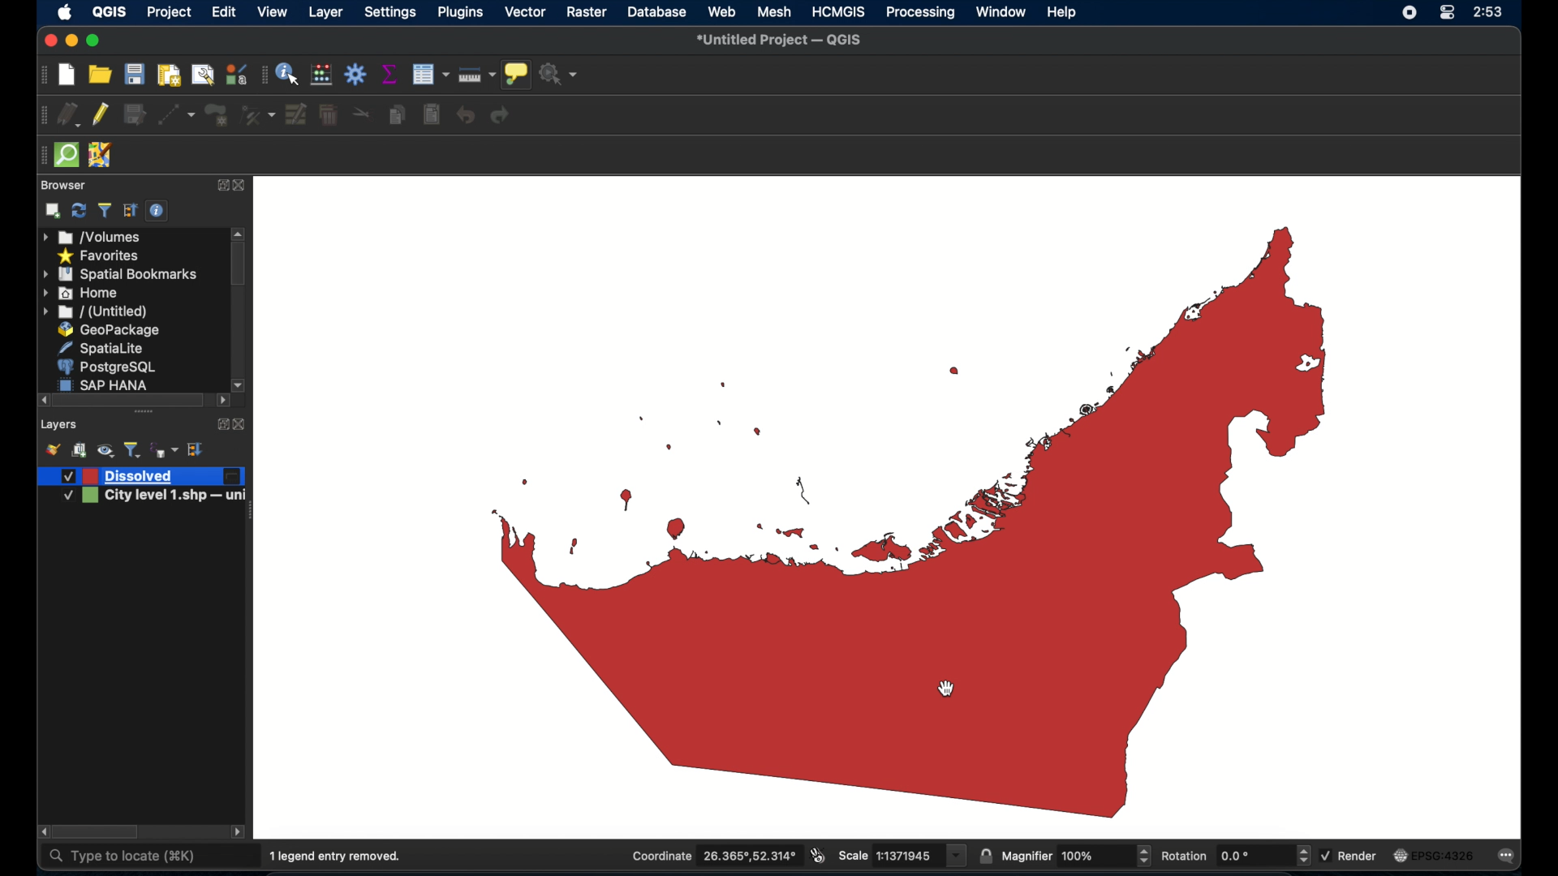 Image resolution: width=1558 pixels, height=876 pixels. Describe the element at coordinates (721, 11) in the screenshot. I see `web` at that location.